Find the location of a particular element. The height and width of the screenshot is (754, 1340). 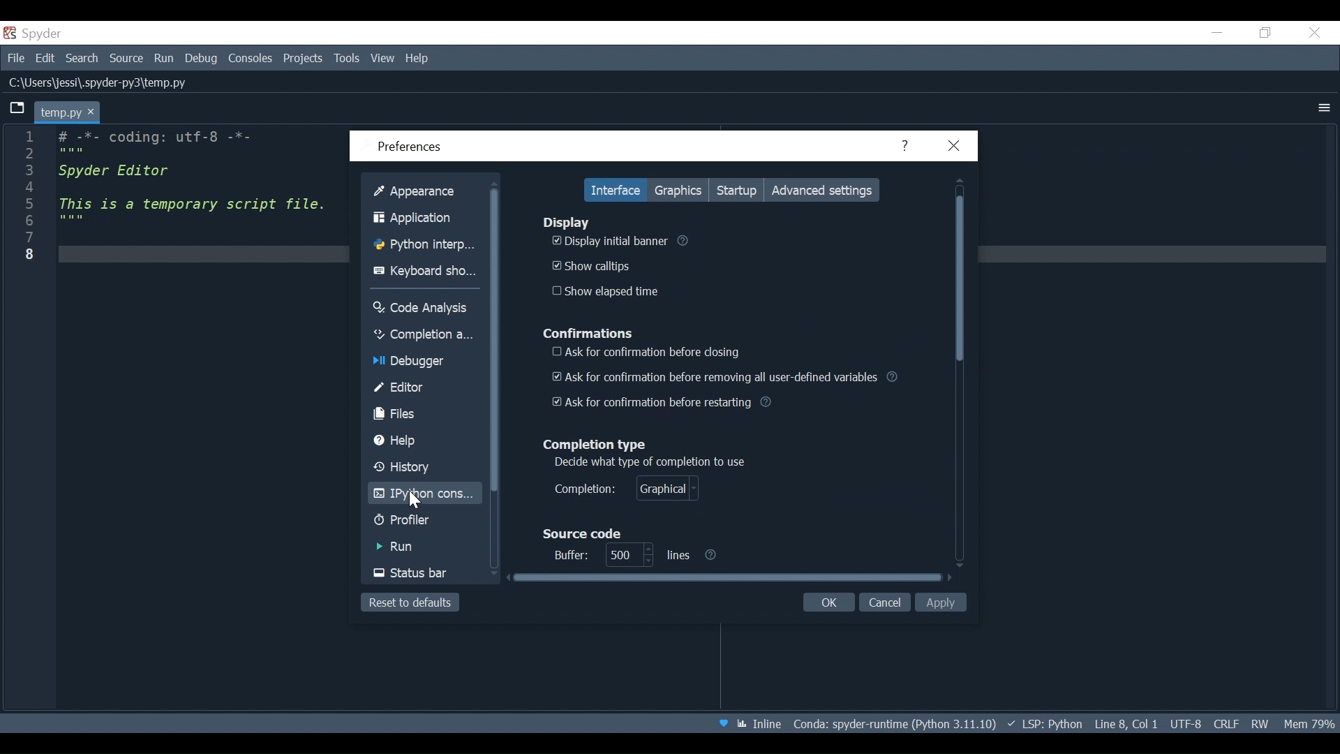

Vertical Scroll bar is located at coordinates (964, 371).